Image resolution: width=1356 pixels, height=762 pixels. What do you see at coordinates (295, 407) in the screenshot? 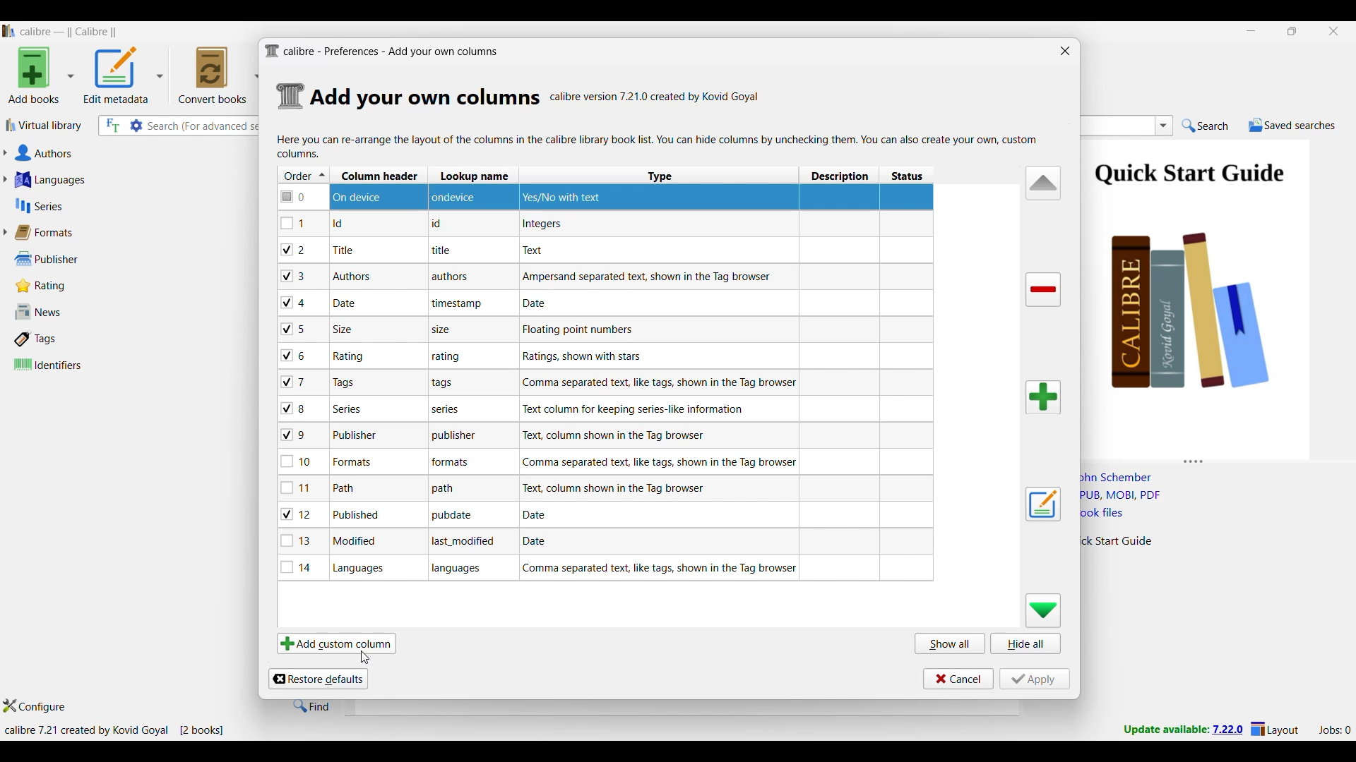
I see `checkbox - 8` at bounding box center [295, 407].